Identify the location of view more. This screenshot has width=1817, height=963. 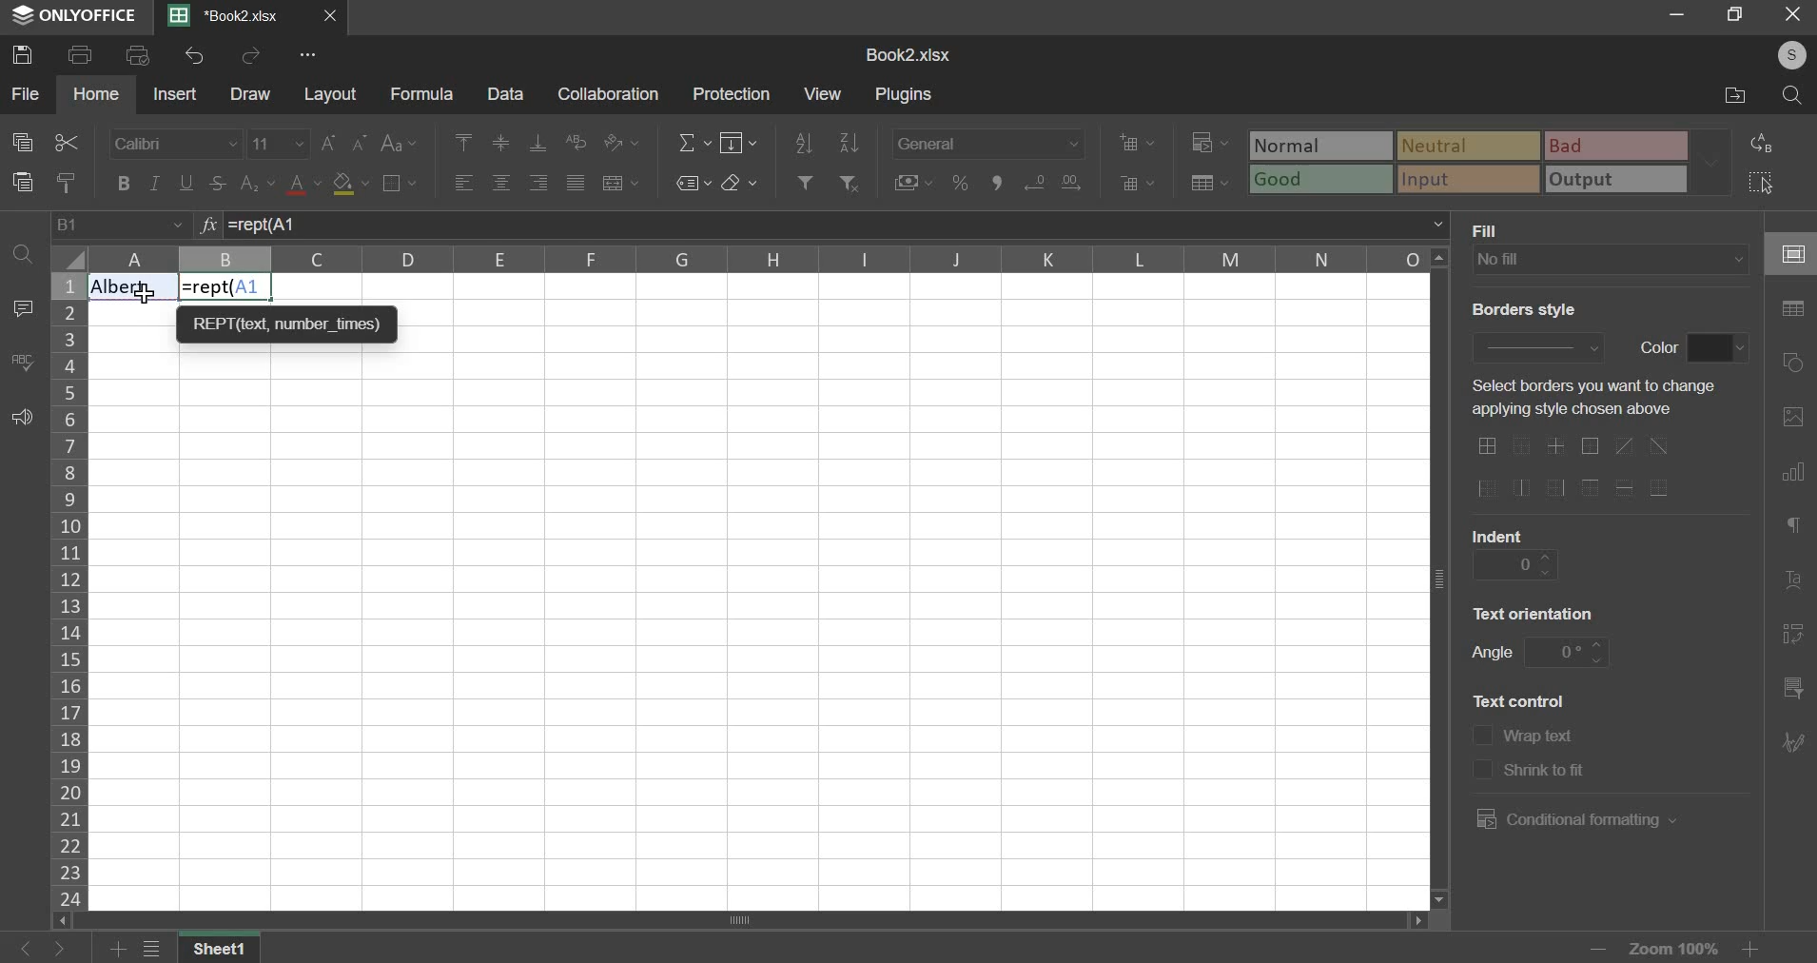
(309, 54).